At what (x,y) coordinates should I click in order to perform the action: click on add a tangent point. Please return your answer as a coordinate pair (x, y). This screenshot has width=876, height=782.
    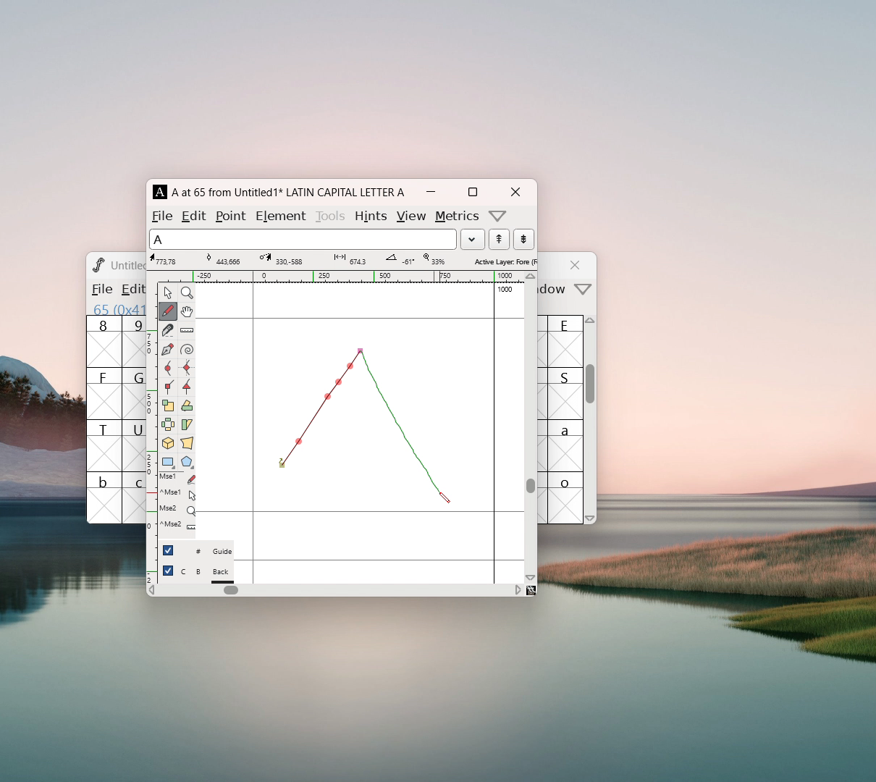
    Looking at the image, I should click on (186, 387).